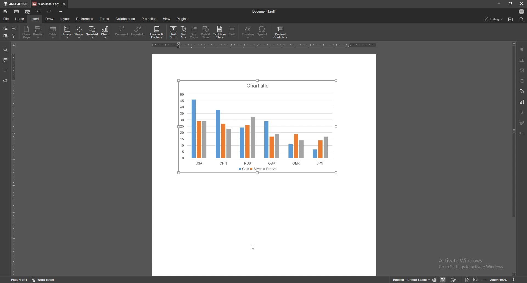  Describe the element at coordinates (39, 33) in the screenshot. I see `Breaks` at that location.